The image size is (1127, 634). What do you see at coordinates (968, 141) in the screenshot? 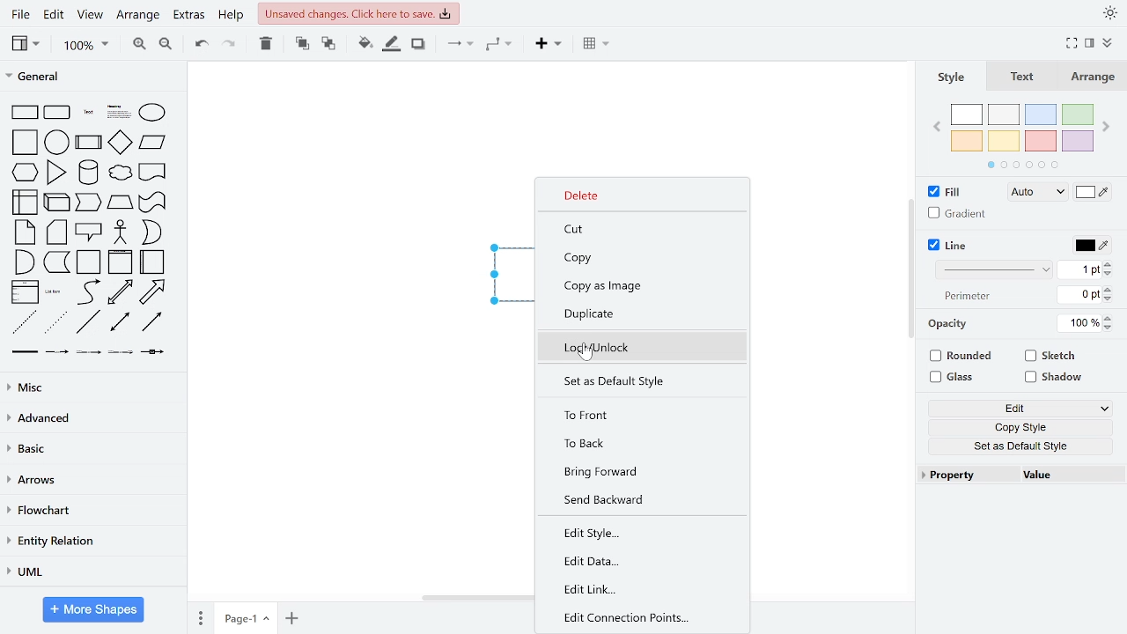
I see `orange` at bounding box center [968, 141].